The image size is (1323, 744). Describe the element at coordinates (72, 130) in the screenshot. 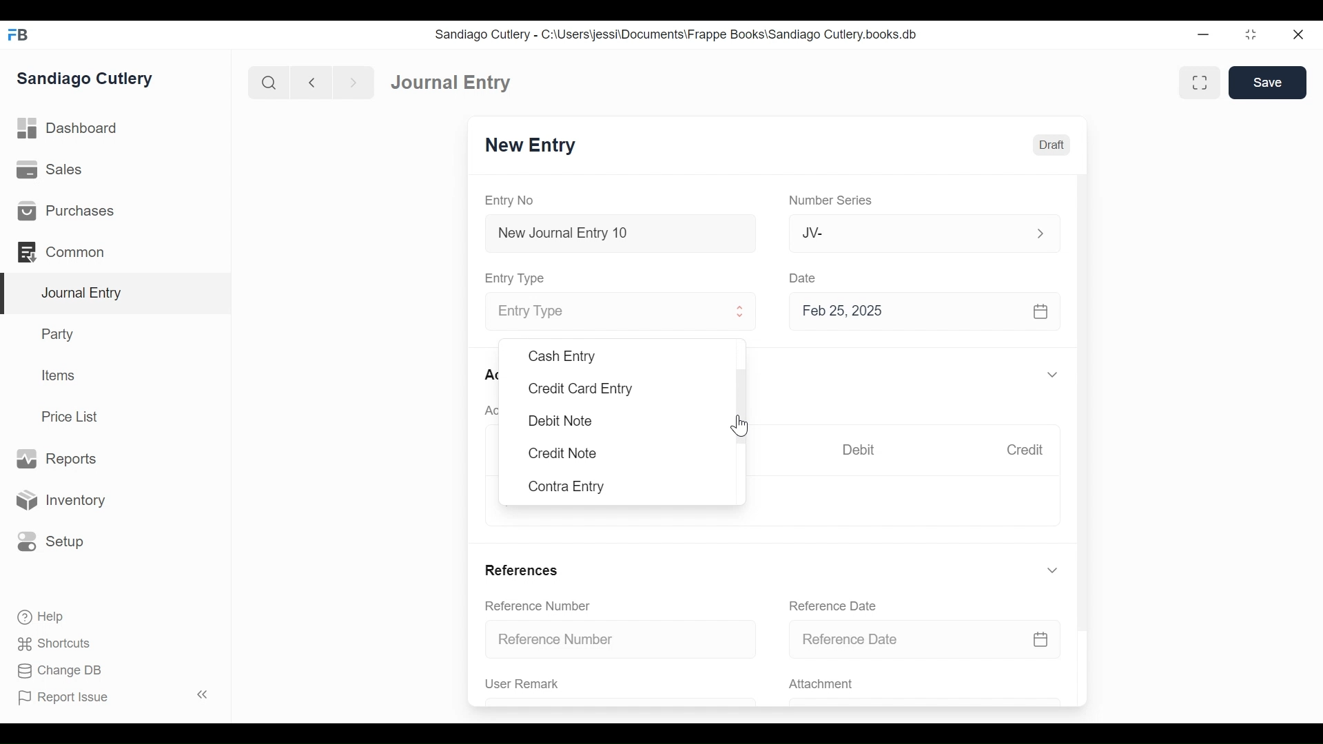

I see `Dashboard` at that location.